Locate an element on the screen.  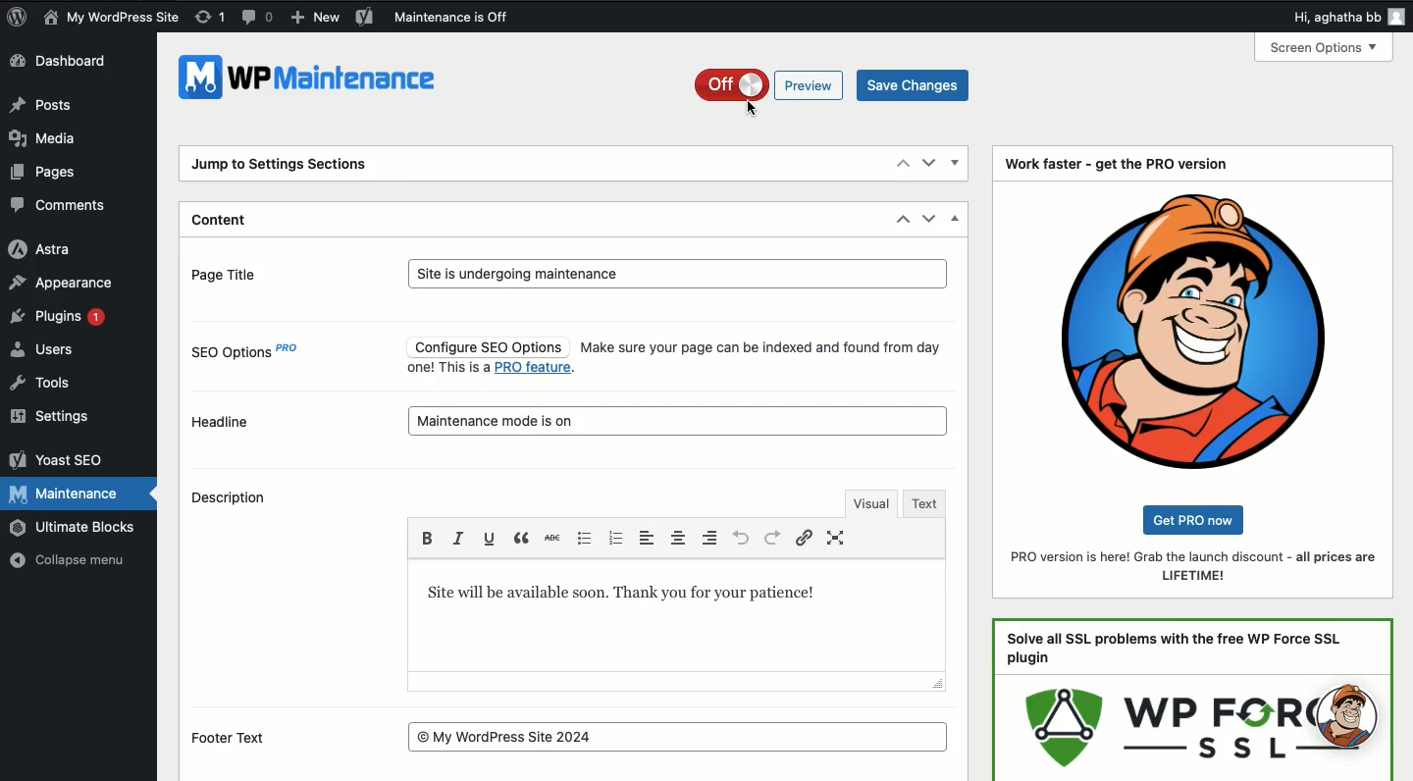
Hide is located at coordinates (957, 217).